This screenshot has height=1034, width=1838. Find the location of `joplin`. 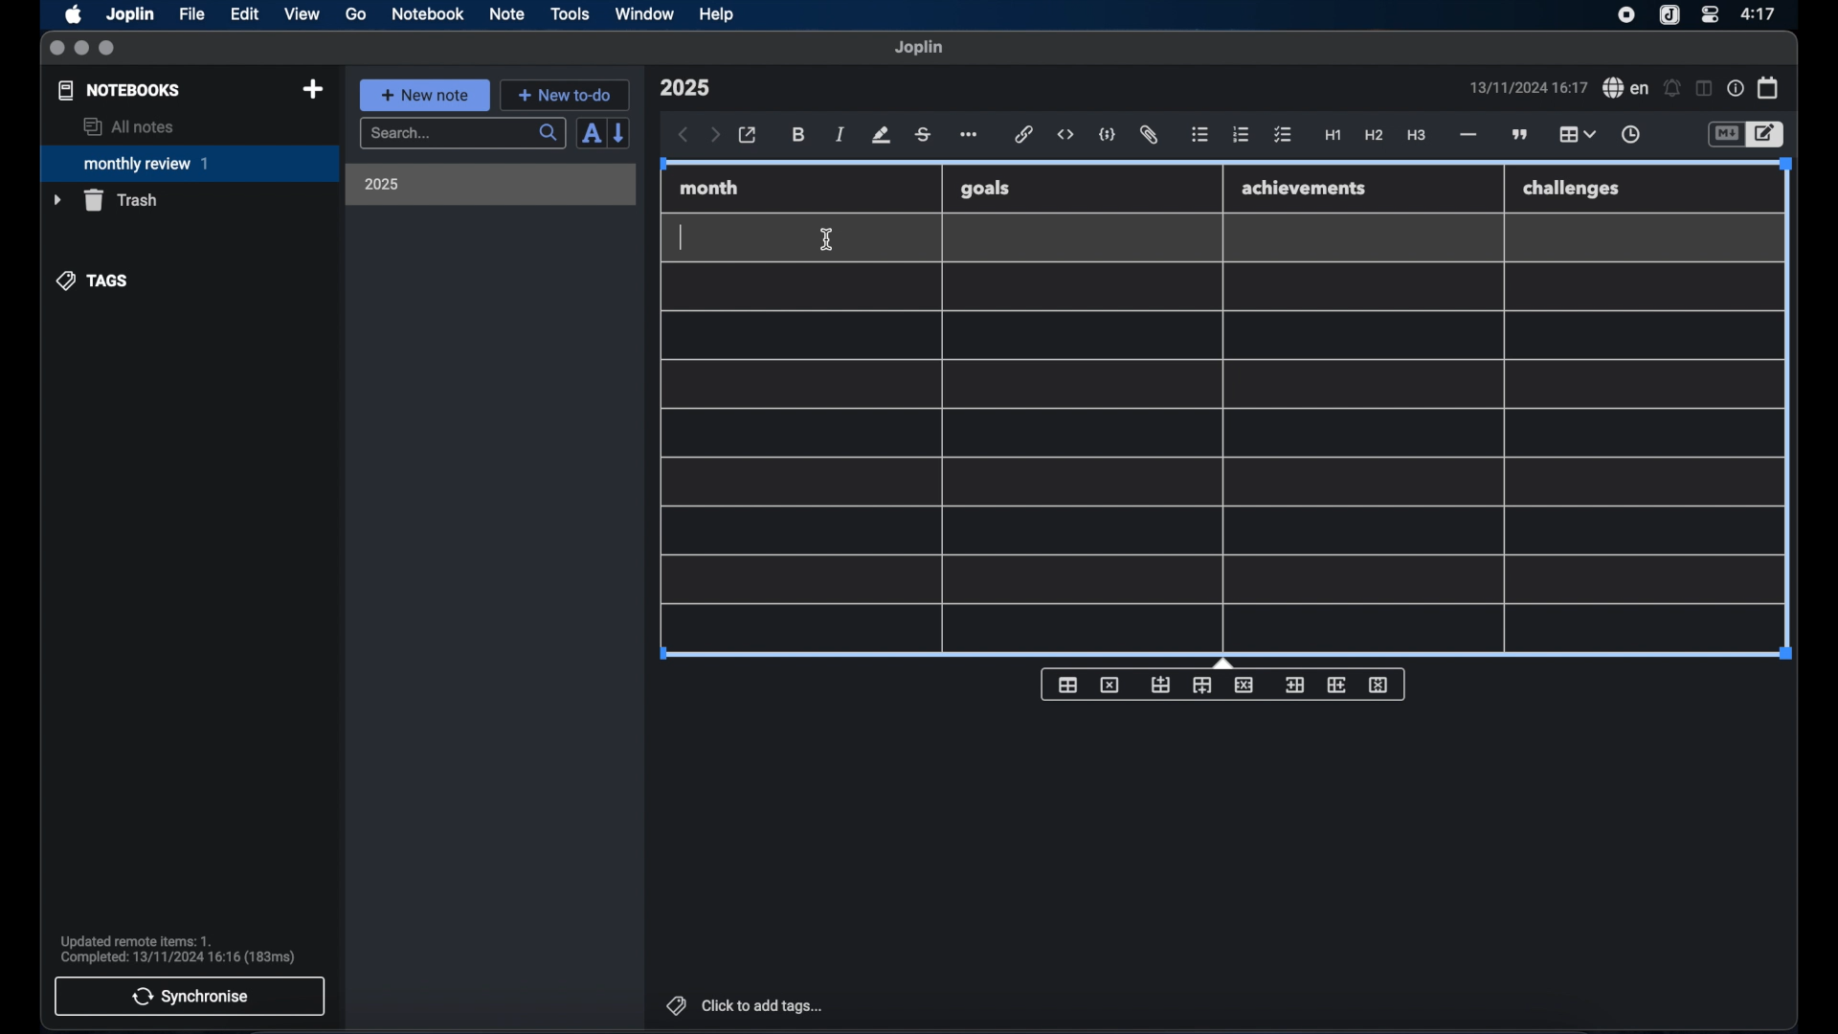

joplin is located at coordinates (919, 47).